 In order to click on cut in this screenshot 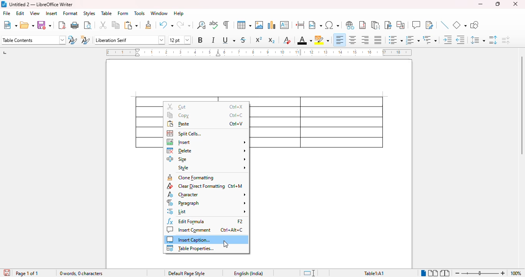, I will do `click(103, 25)`.